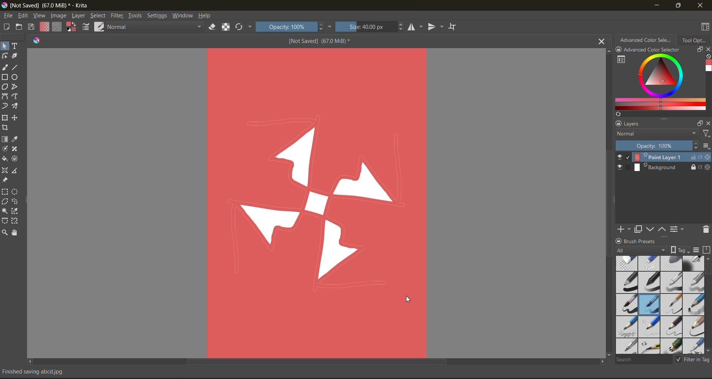 This screenshot has height=379, width=712. I want to click on tools, so click(5, 148).